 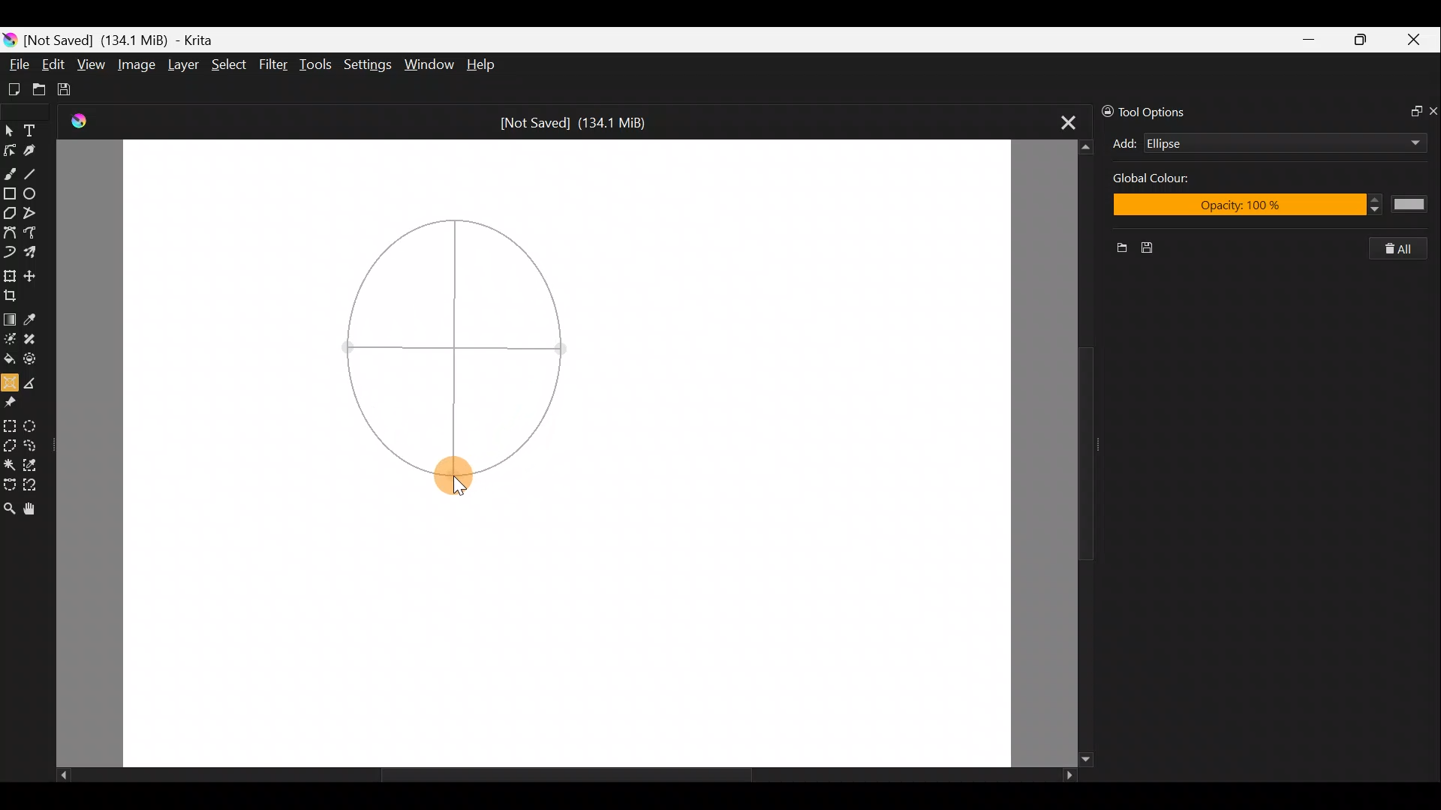 What do you see at coordinates (554, 775) in the screenshot?
I see `Scroll bar` at bounding box center [554, 775].